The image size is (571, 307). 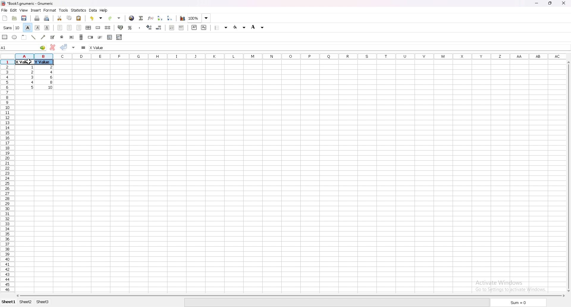 I want to click on subscript, so click(x=204, y=27).